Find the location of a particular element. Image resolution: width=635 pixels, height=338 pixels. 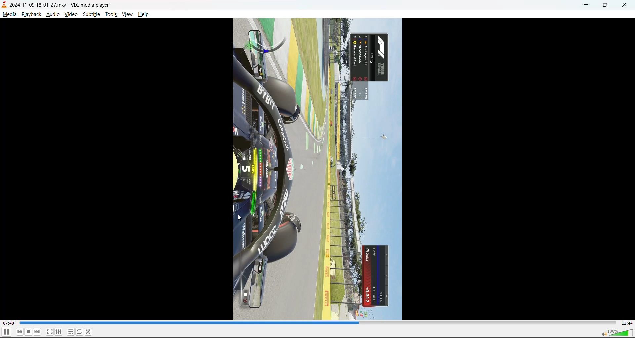

help is located at coordinates (144, 14).